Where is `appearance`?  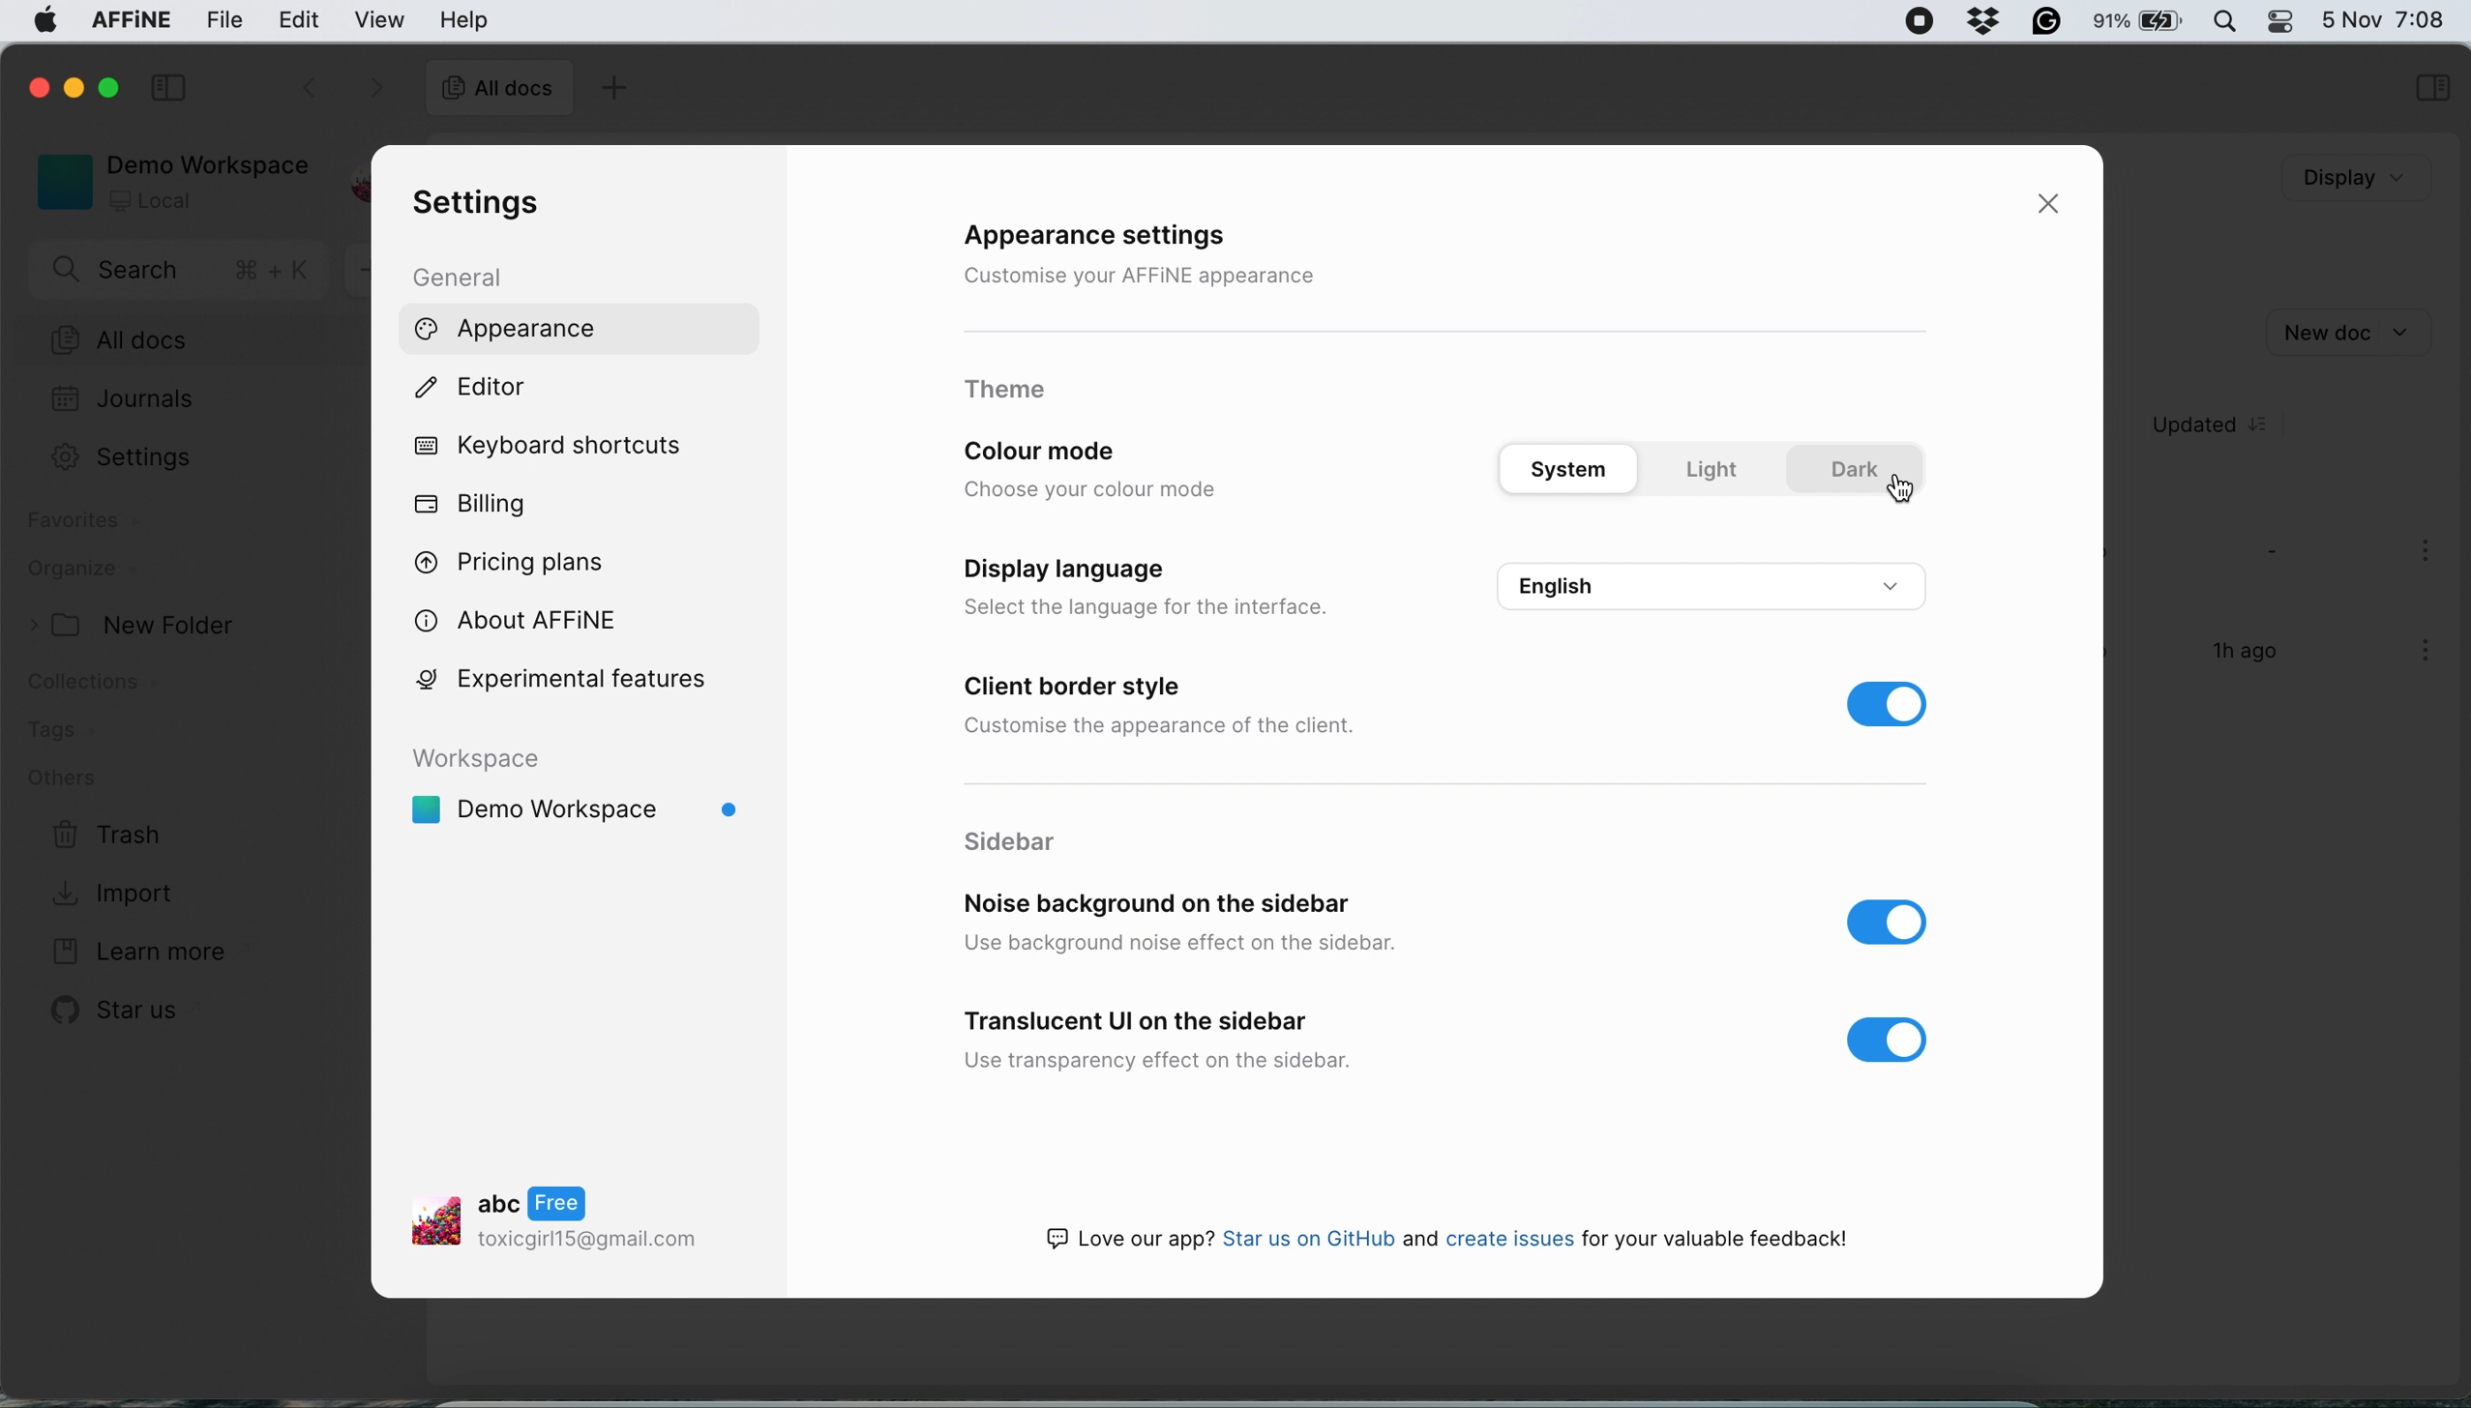
appearance is located at coordinates (510, 328).